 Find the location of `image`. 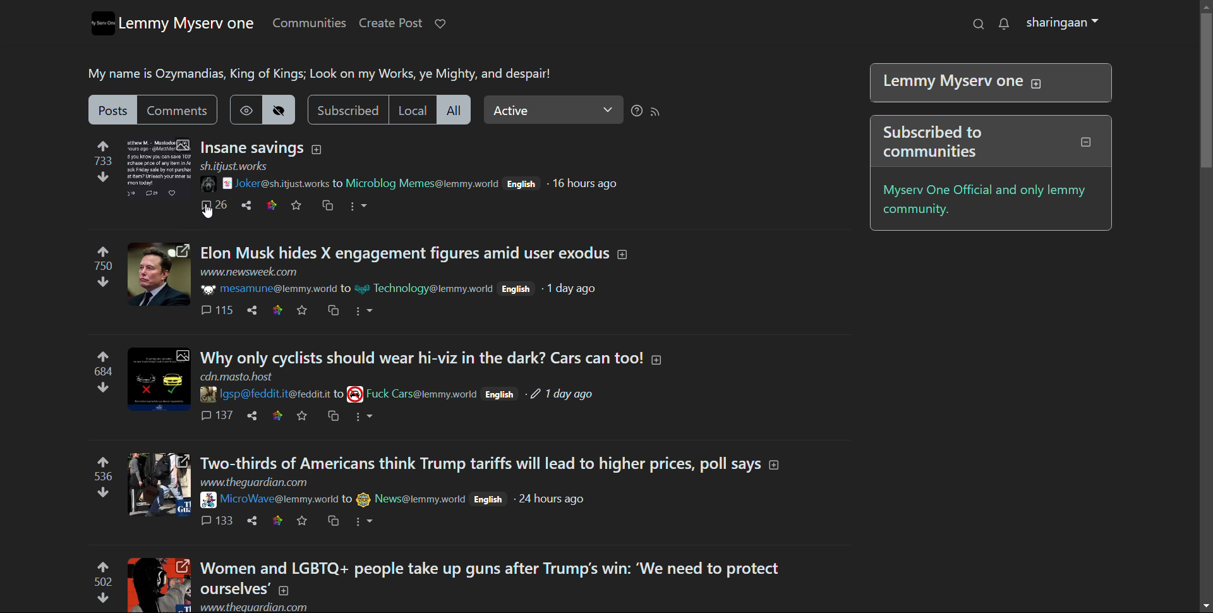

image is located at coordinates (205, 501).